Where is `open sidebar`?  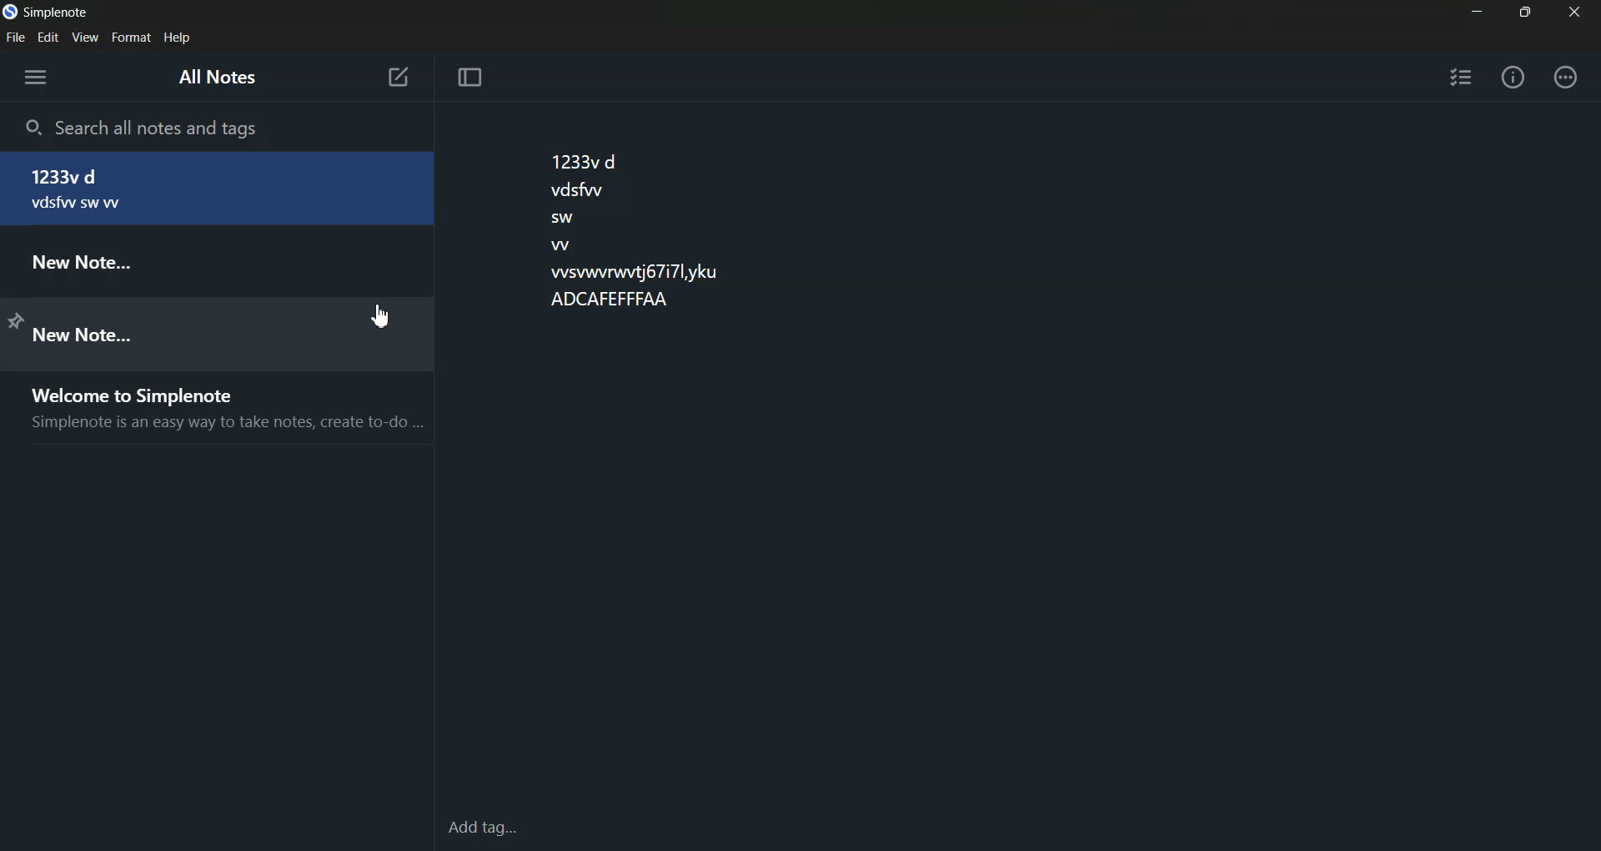 open sidebar is located at coordinates (36, 77).